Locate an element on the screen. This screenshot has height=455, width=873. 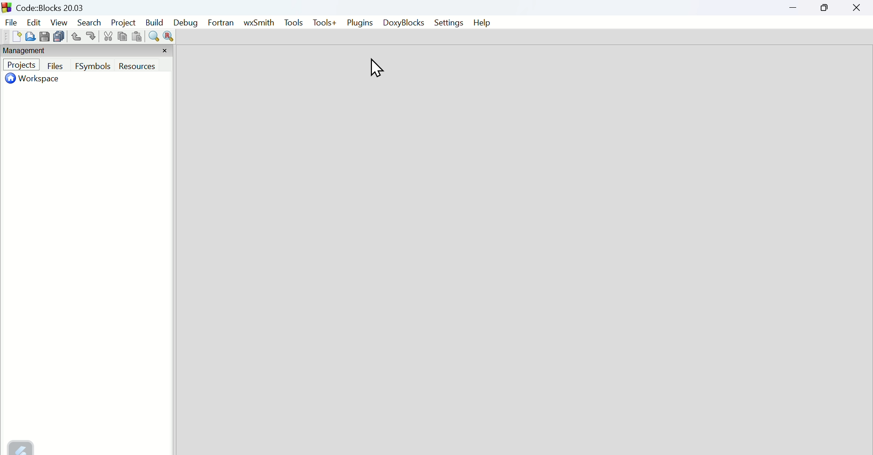
Open file is located at coordinates (30, 36).